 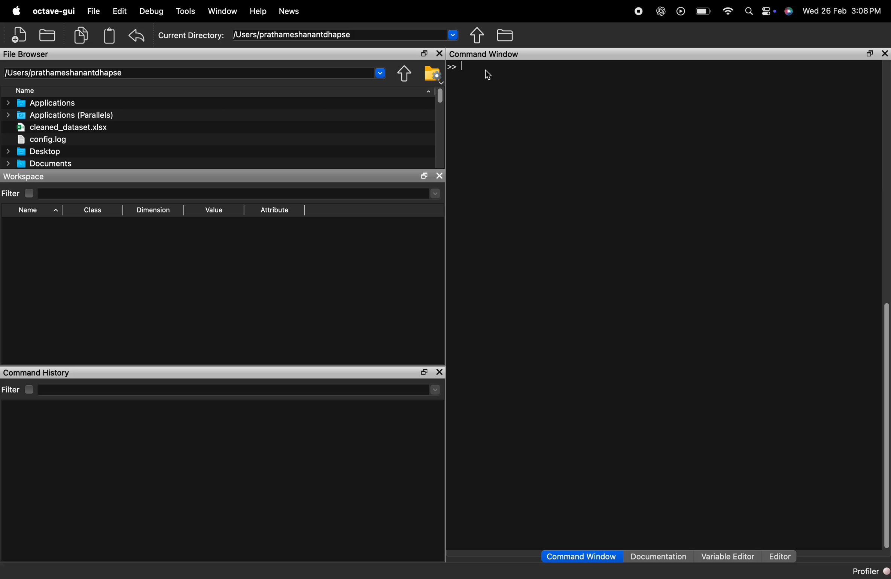 What do you see at coordinates (438, 372) in the screenshot?
I see `maximize` at bounding box center [438, 372].